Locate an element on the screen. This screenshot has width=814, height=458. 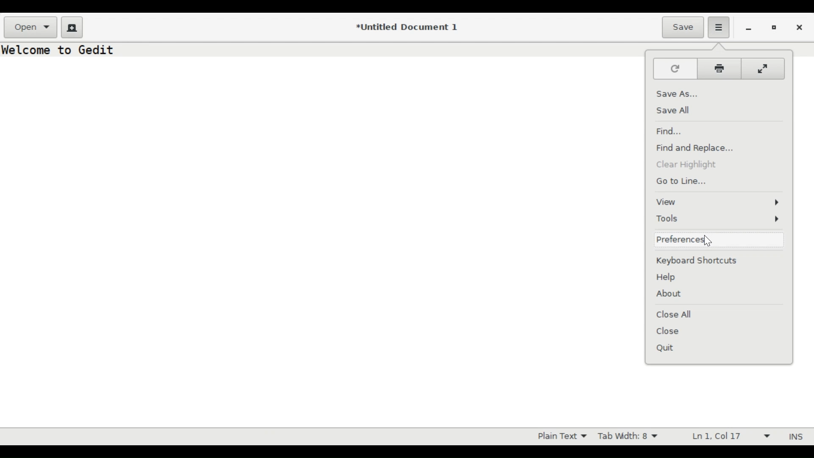
Keyboard Shortcuts is located at coordinates (695, 261).